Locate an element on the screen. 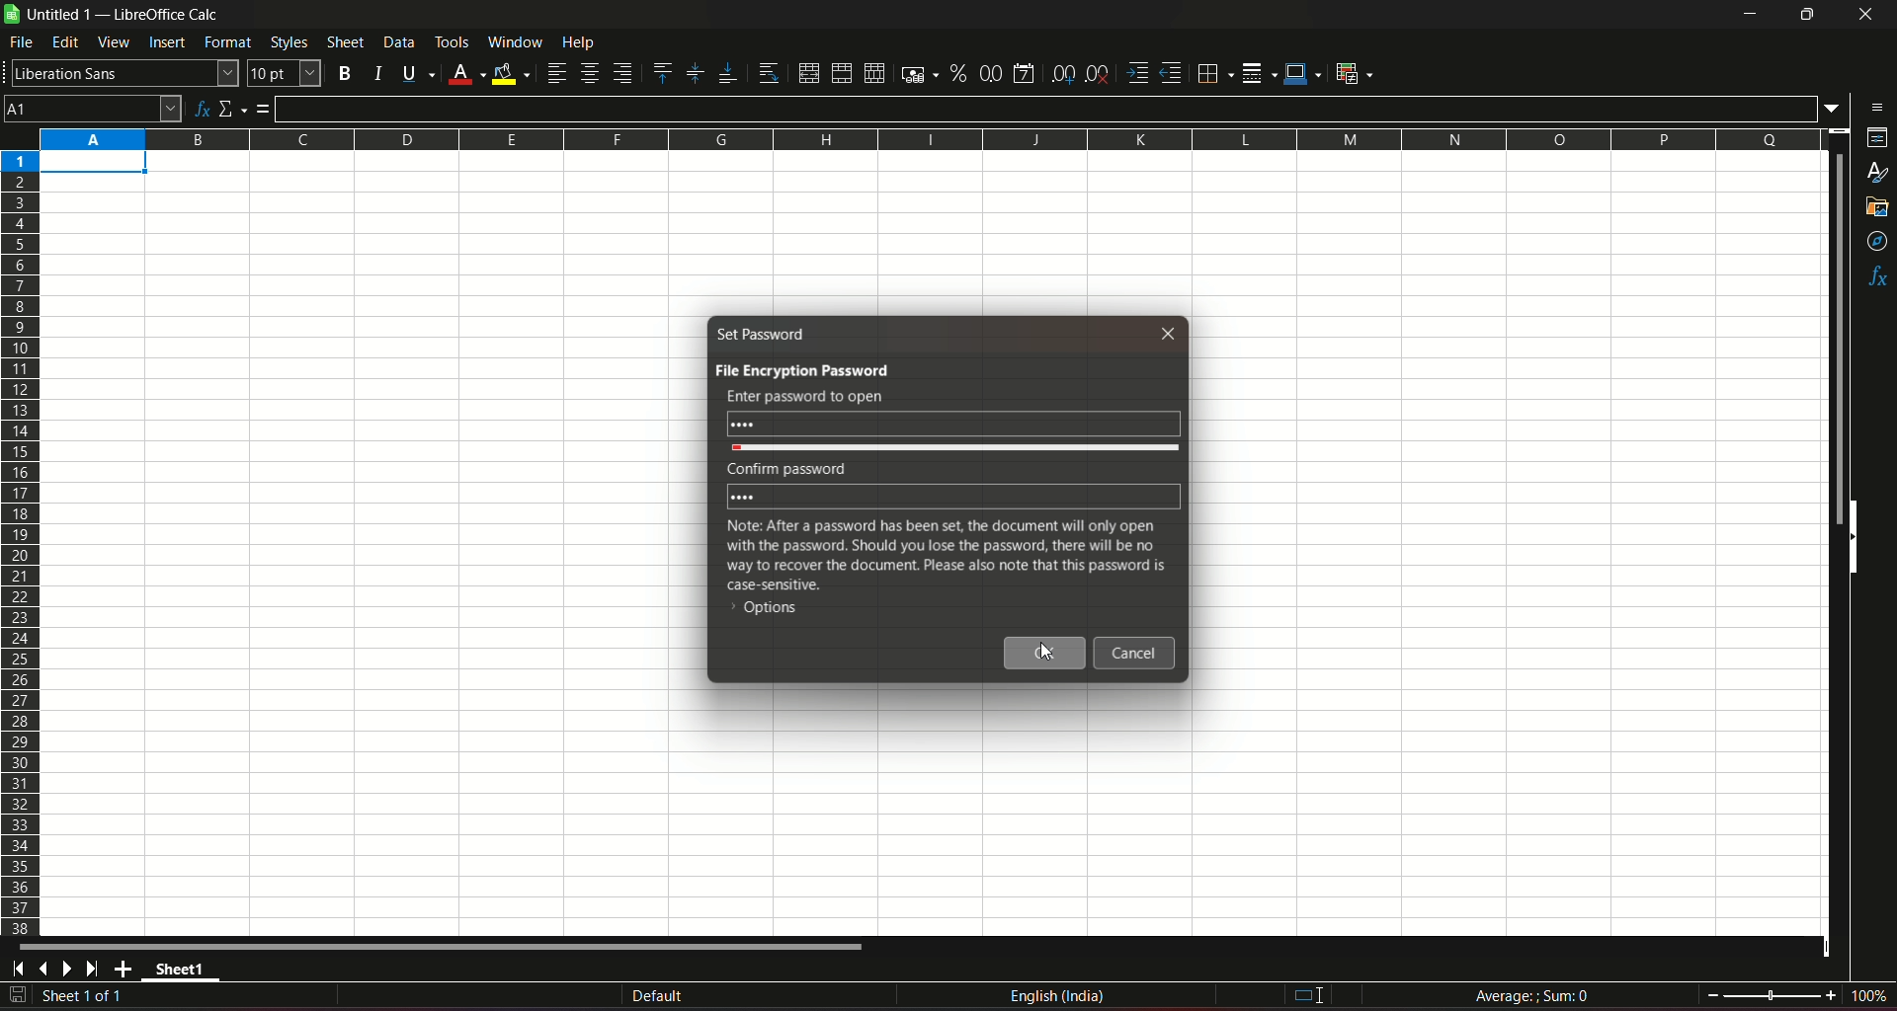 Image resolution: width=1897 pixels, height=1011 pixels. navigator is located at coordinates (1875, 241).